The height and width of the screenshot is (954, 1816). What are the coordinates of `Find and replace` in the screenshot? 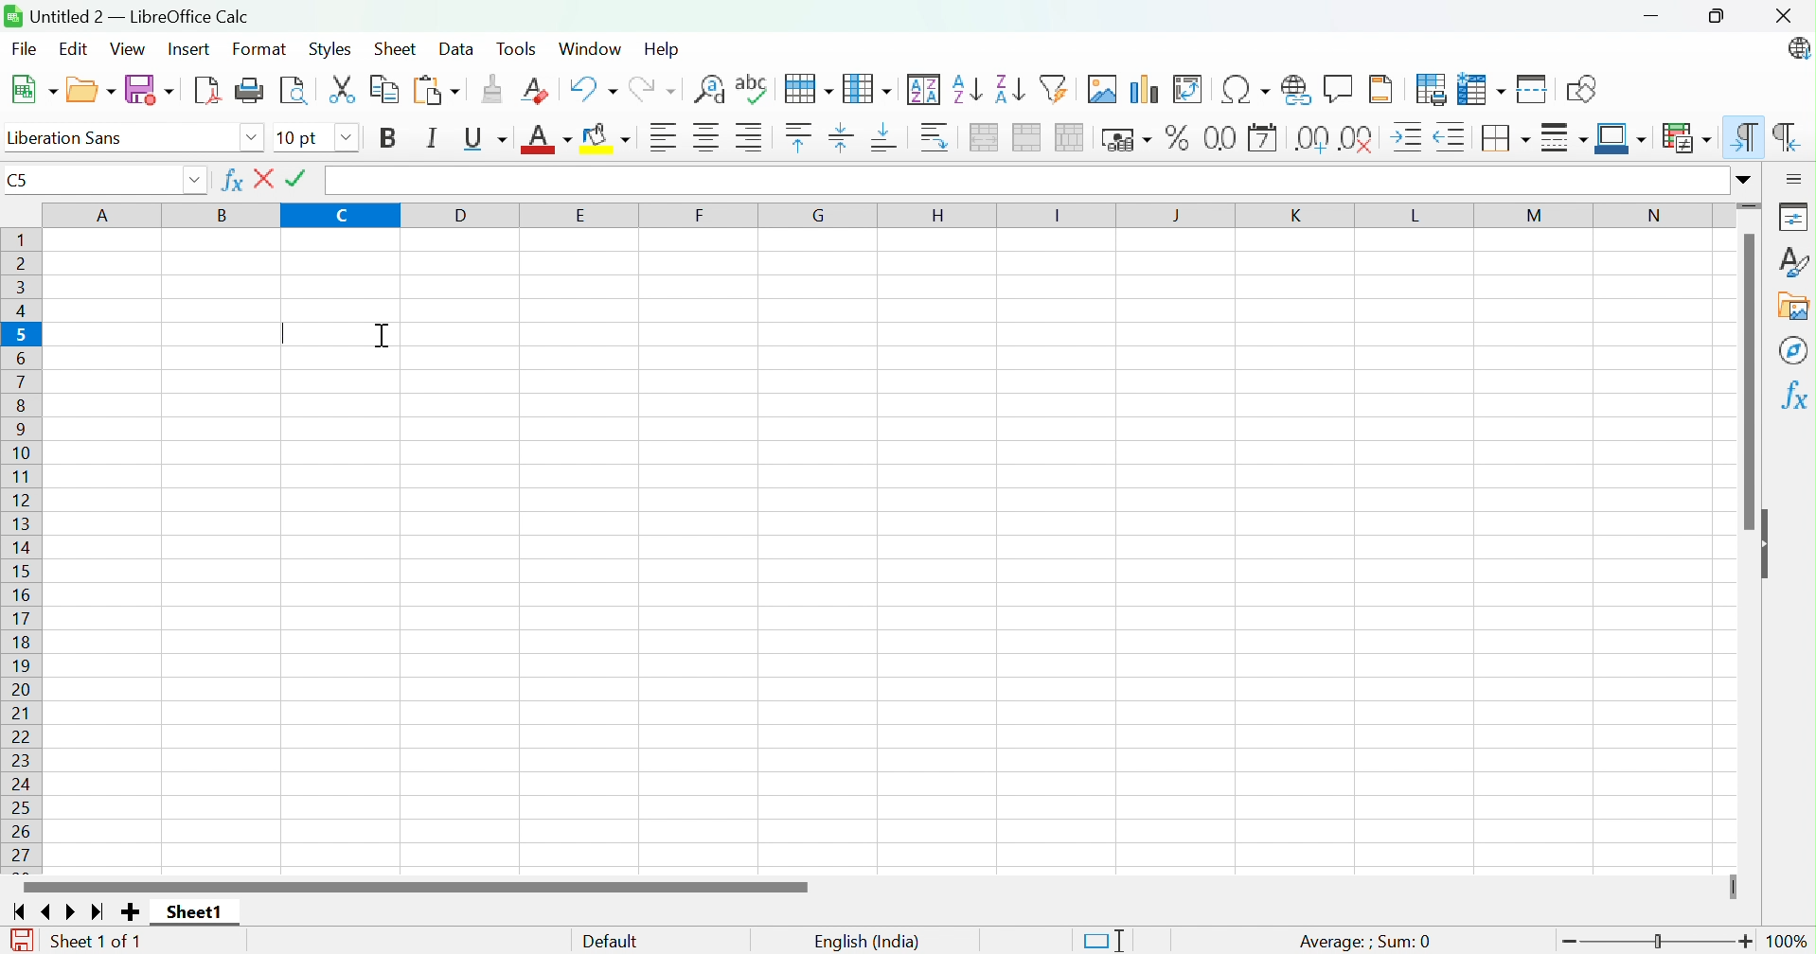 It's located at (754, 89).